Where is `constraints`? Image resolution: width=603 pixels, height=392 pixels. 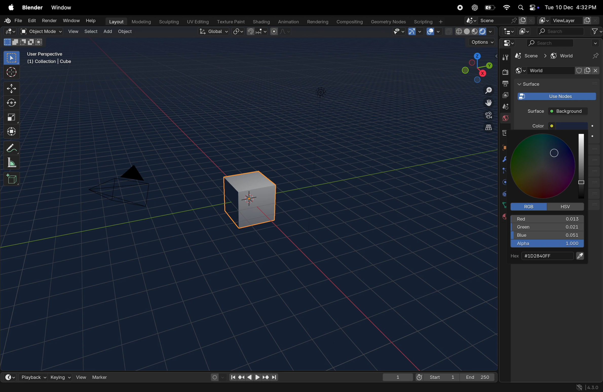 constraints is located at coordinates (504, 193).